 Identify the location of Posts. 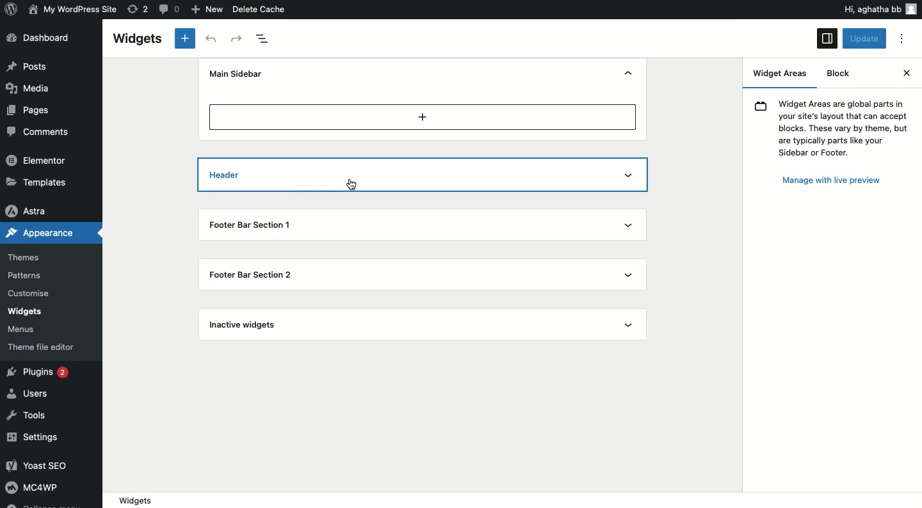
(28, 66).